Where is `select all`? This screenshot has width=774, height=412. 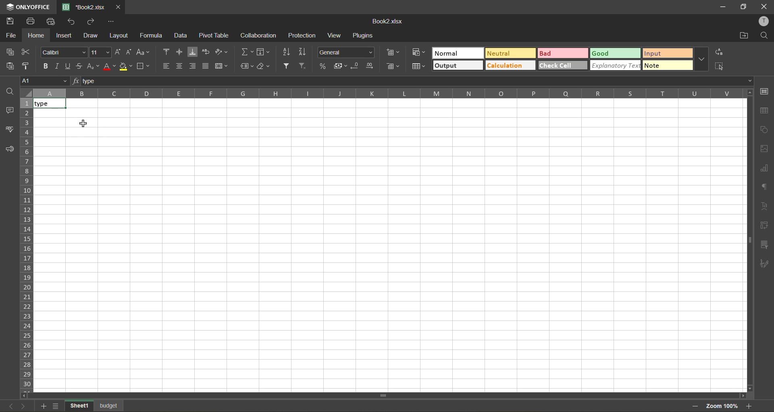
select all is located at coordinates (719, 66).